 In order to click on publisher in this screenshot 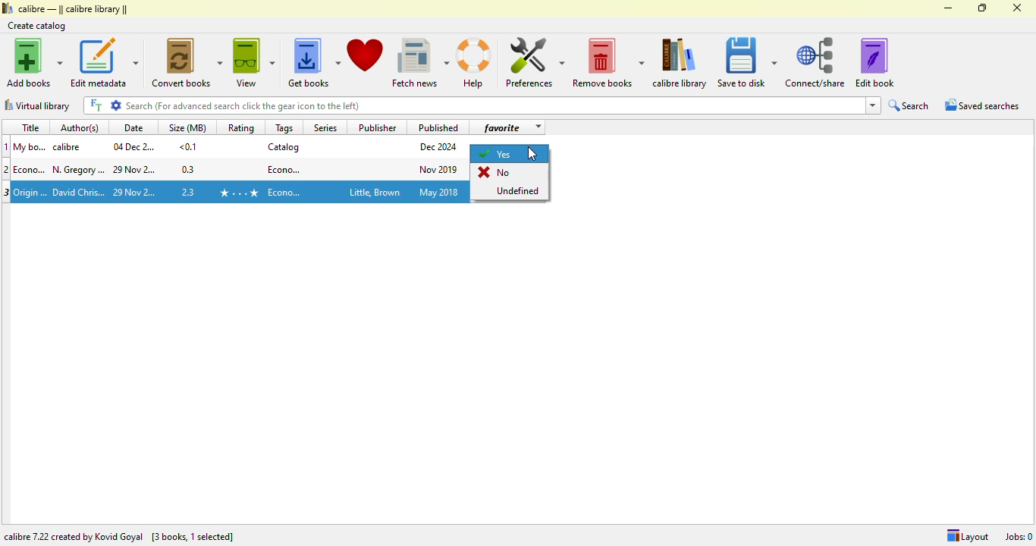, I will do `click(373, 193)`.